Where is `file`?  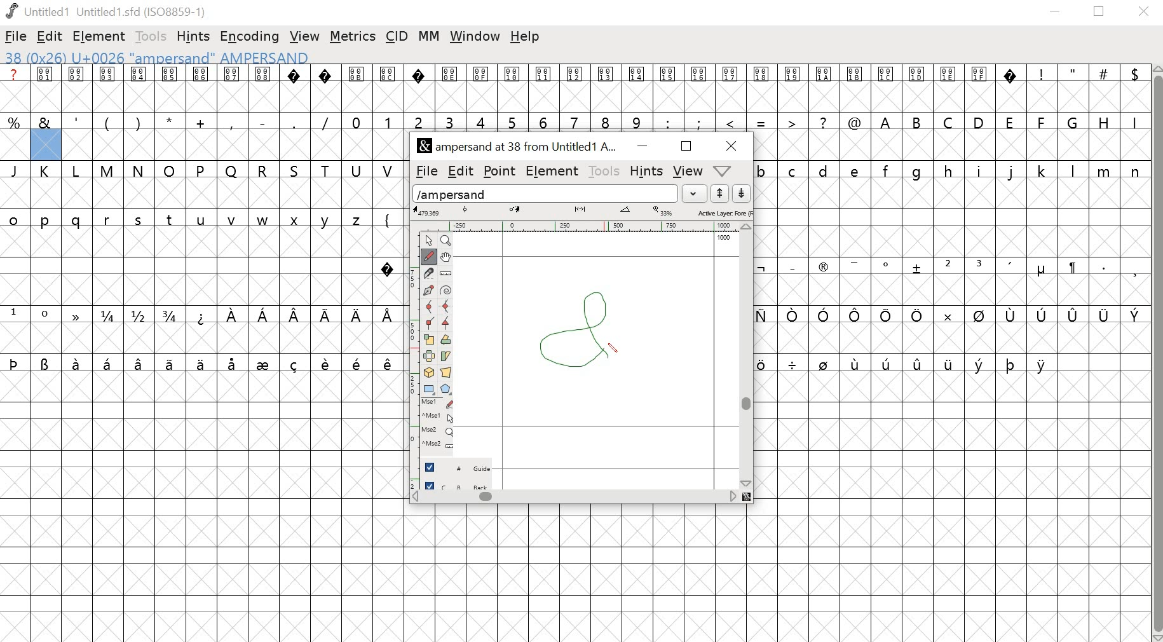
file is located at coordinates (17, 36).